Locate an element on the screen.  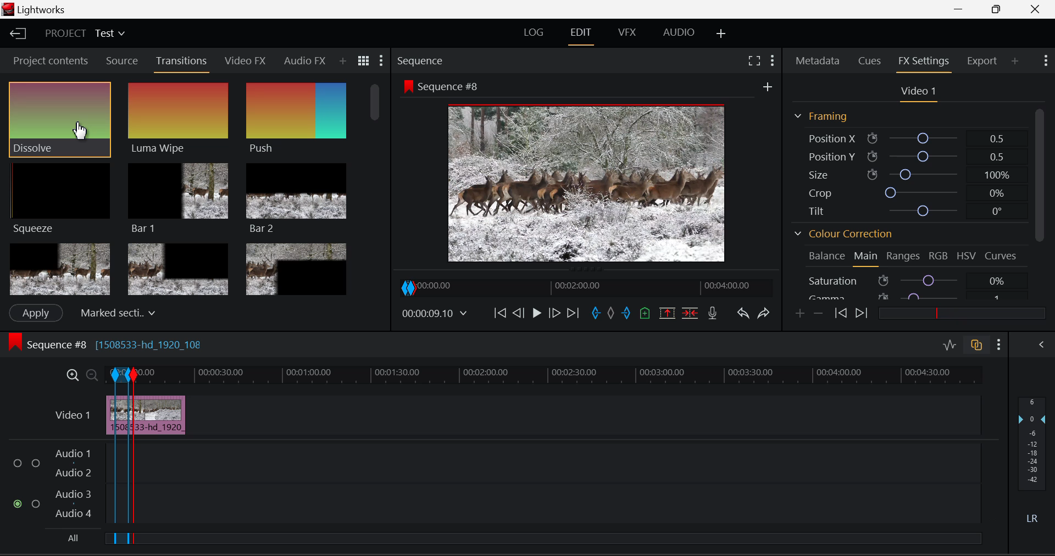
Video 1 Settings is located at coordinates (917, 92).